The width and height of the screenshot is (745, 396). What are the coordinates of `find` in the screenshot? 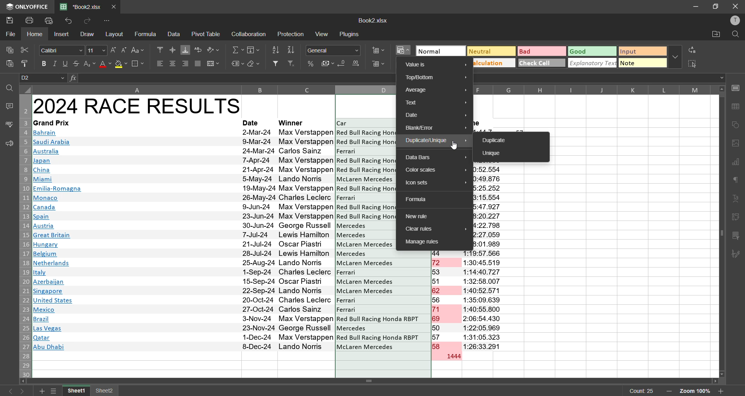 It's located at (735, 35).